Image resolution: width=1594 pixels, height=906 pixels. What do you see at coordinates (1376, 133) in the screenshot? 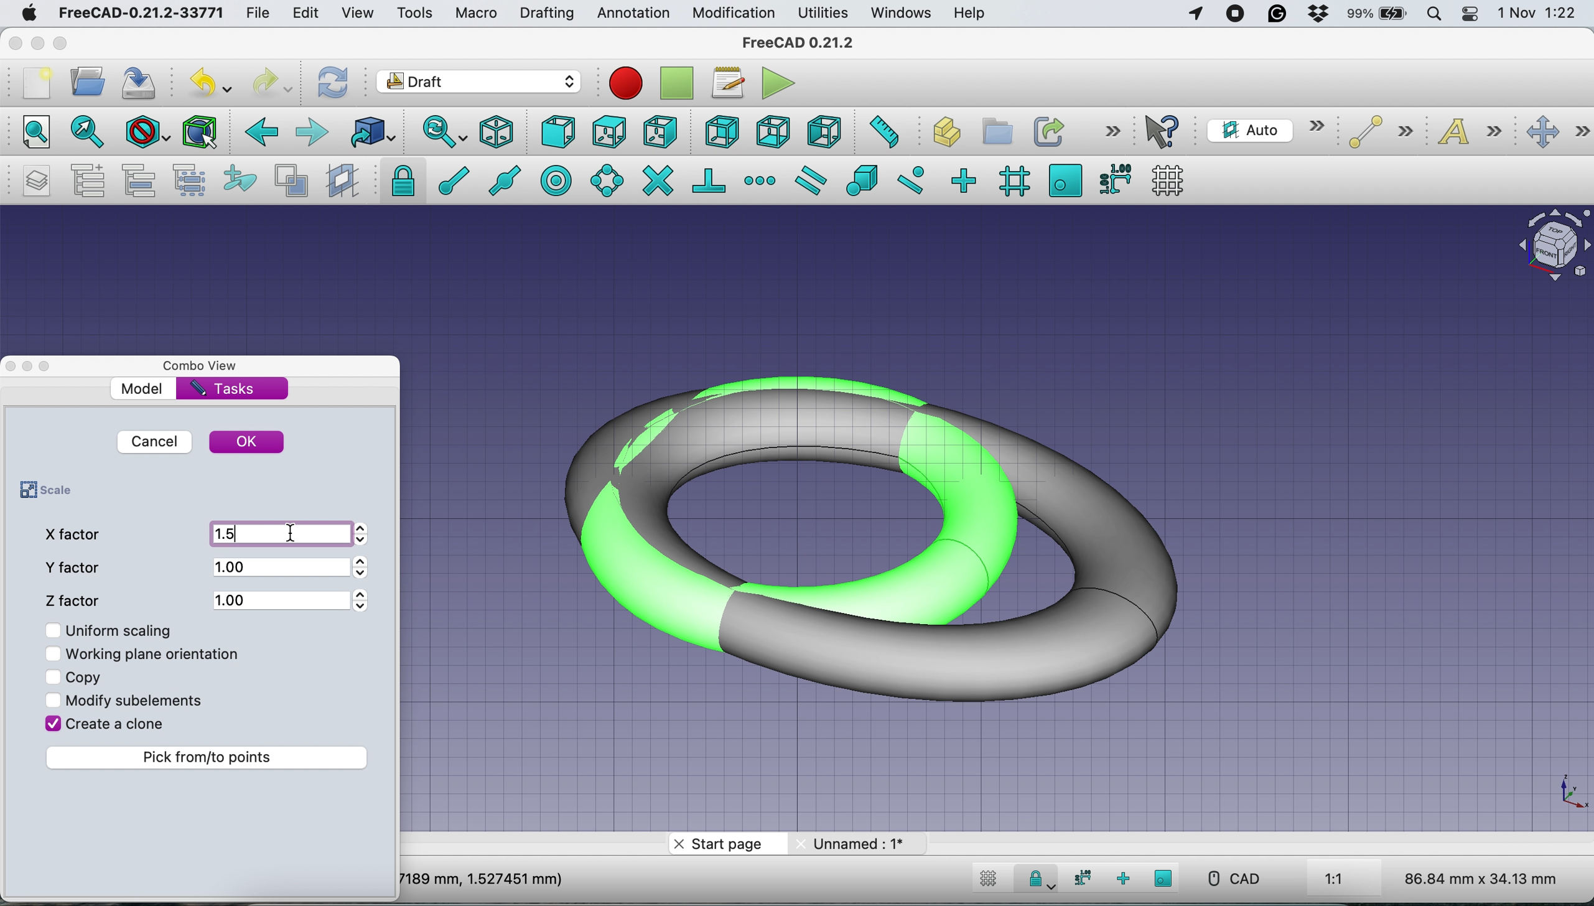
I see `line` at bounding box center [1376, 133].